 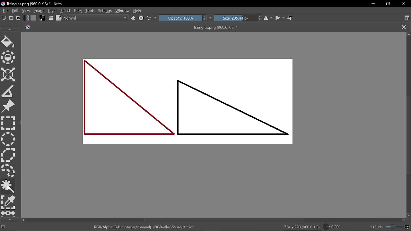 What do you see at coordinates (138, 10) in the screenshot?
I see `Help` at bounding box center [138, 10].